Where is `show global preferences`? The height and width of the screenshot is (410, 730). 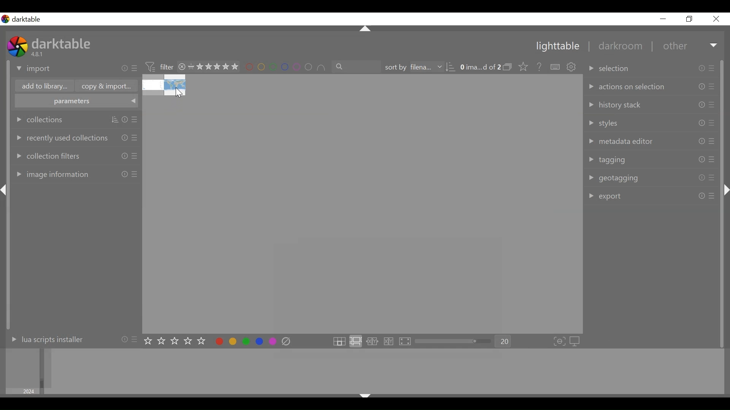 show global preferences is located at coordinates (572, 67).